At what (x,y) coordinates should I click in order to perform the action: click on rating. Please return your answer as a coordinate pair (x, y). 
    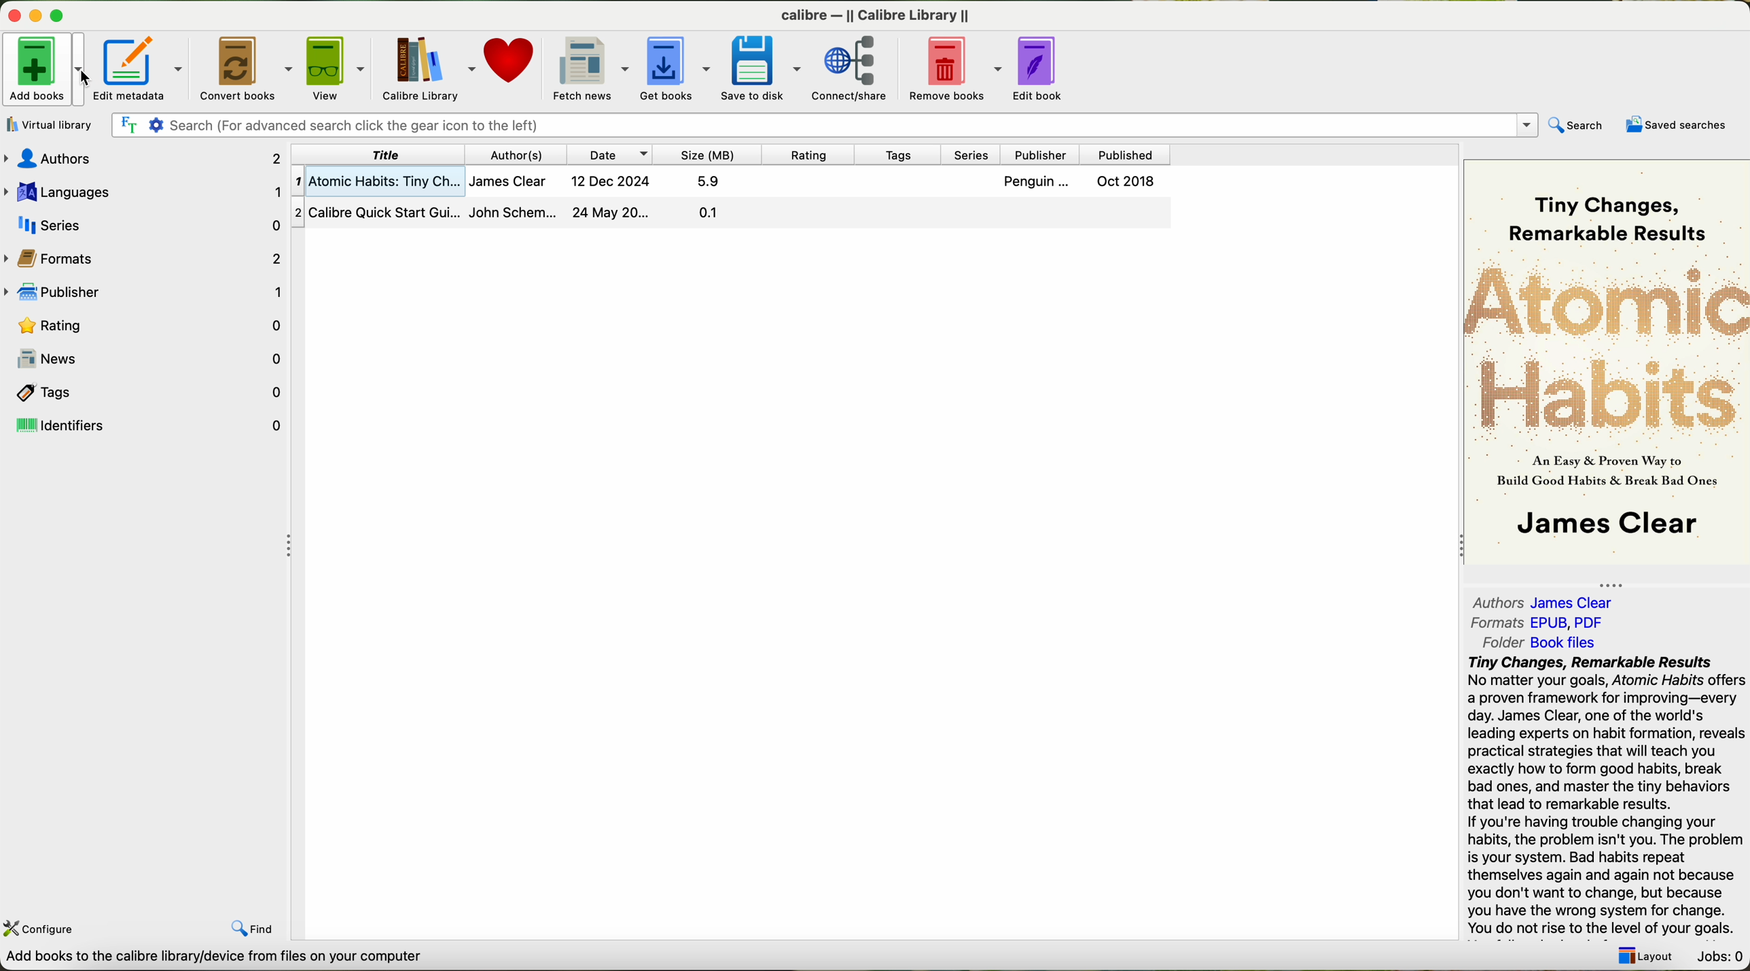
    Looking at the image, I should click on (145, 325).